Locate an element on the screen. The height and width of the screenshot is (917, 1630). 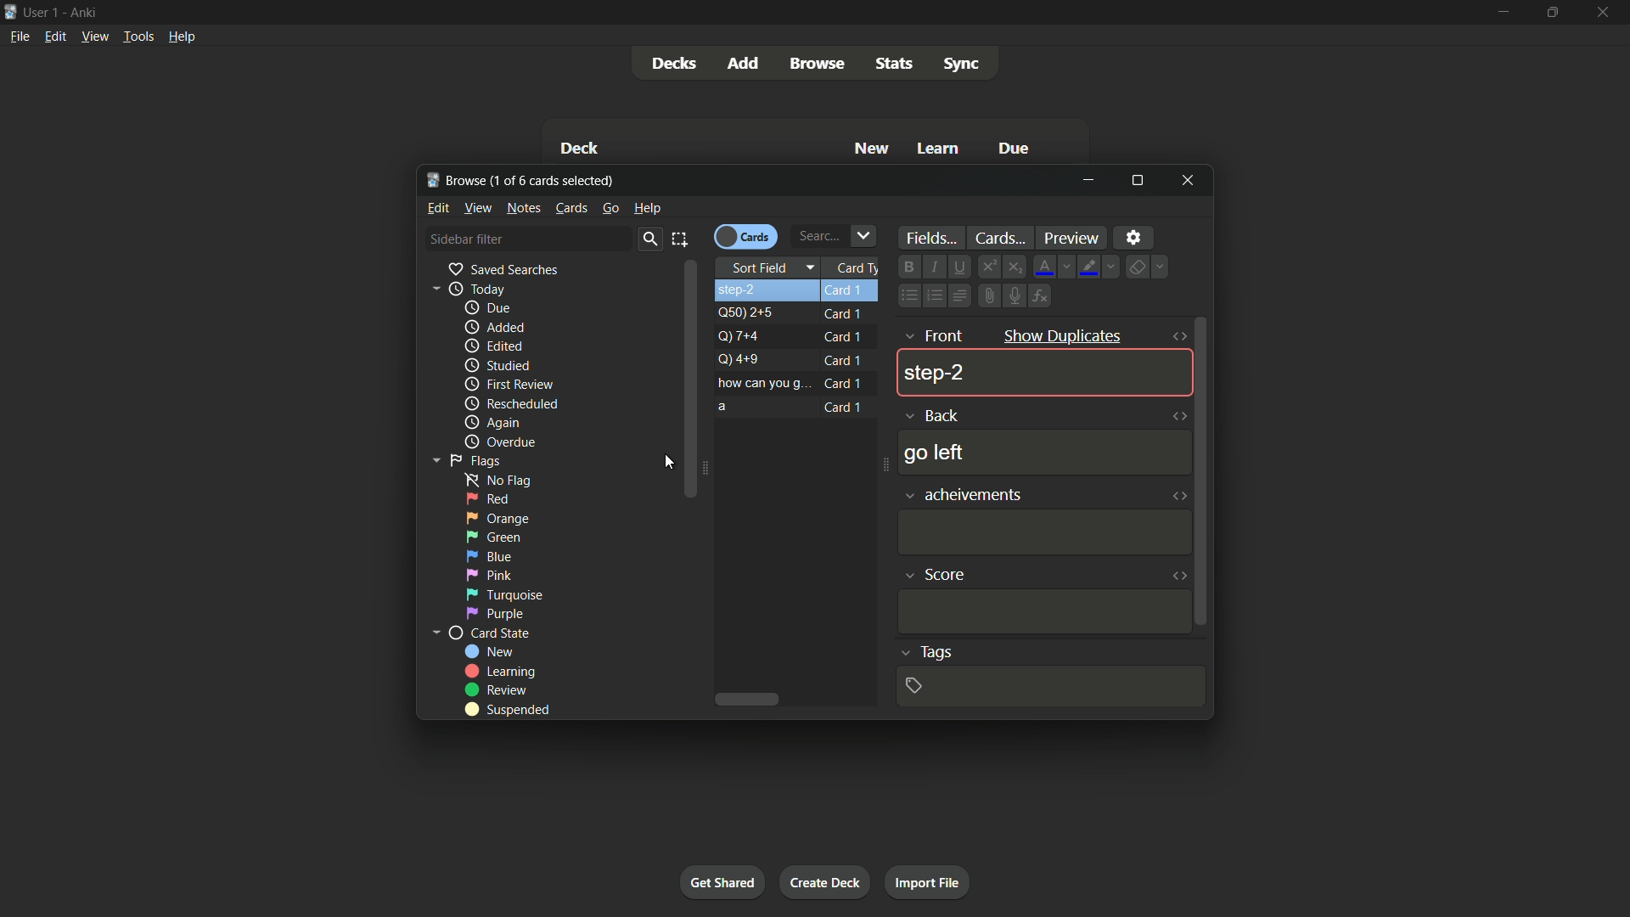
Cards is located at coordinates (571, 208).